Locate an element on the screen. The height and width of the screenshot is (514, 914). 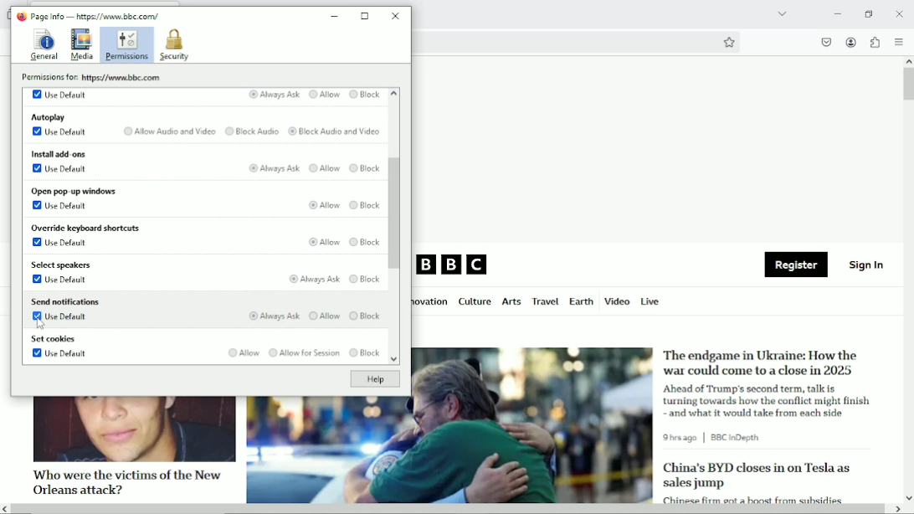
Block is located at coordinates (366, 205).